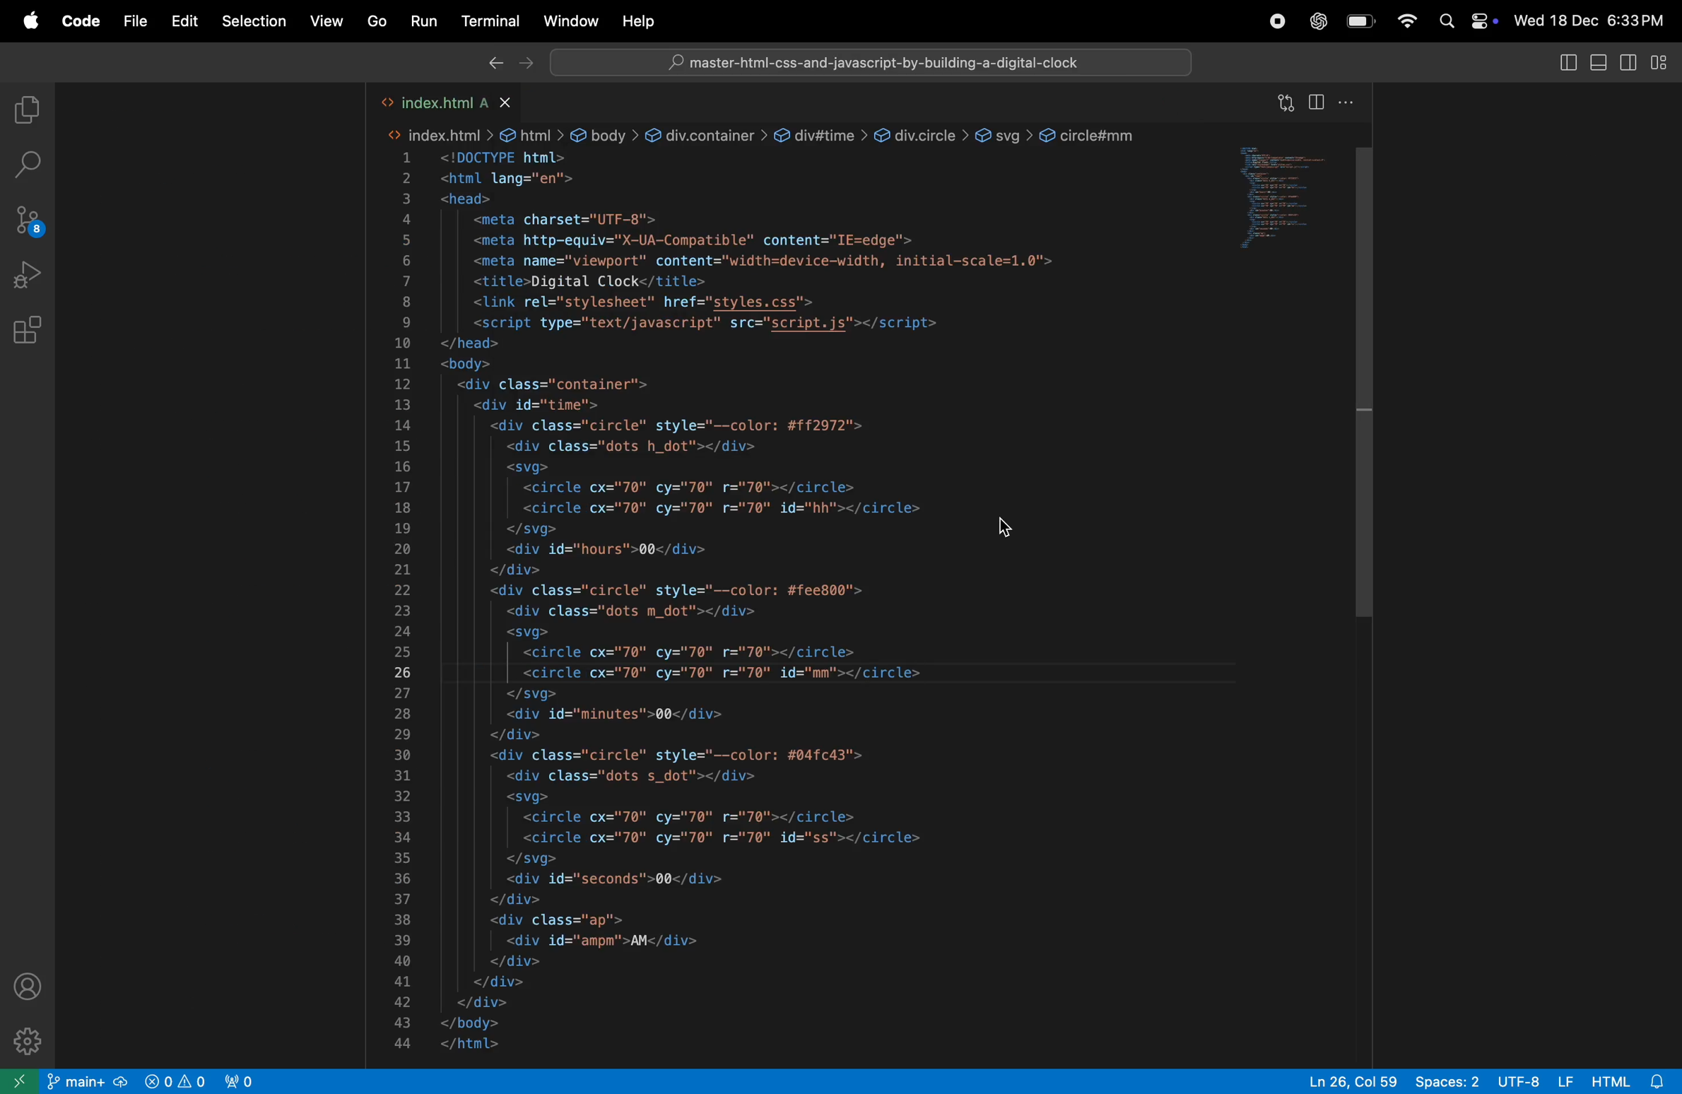 This screenshot has width=1682, height=1094. Describe the element at coordinates (28, 274) in the screenshot. I see `run and debug` at that location.